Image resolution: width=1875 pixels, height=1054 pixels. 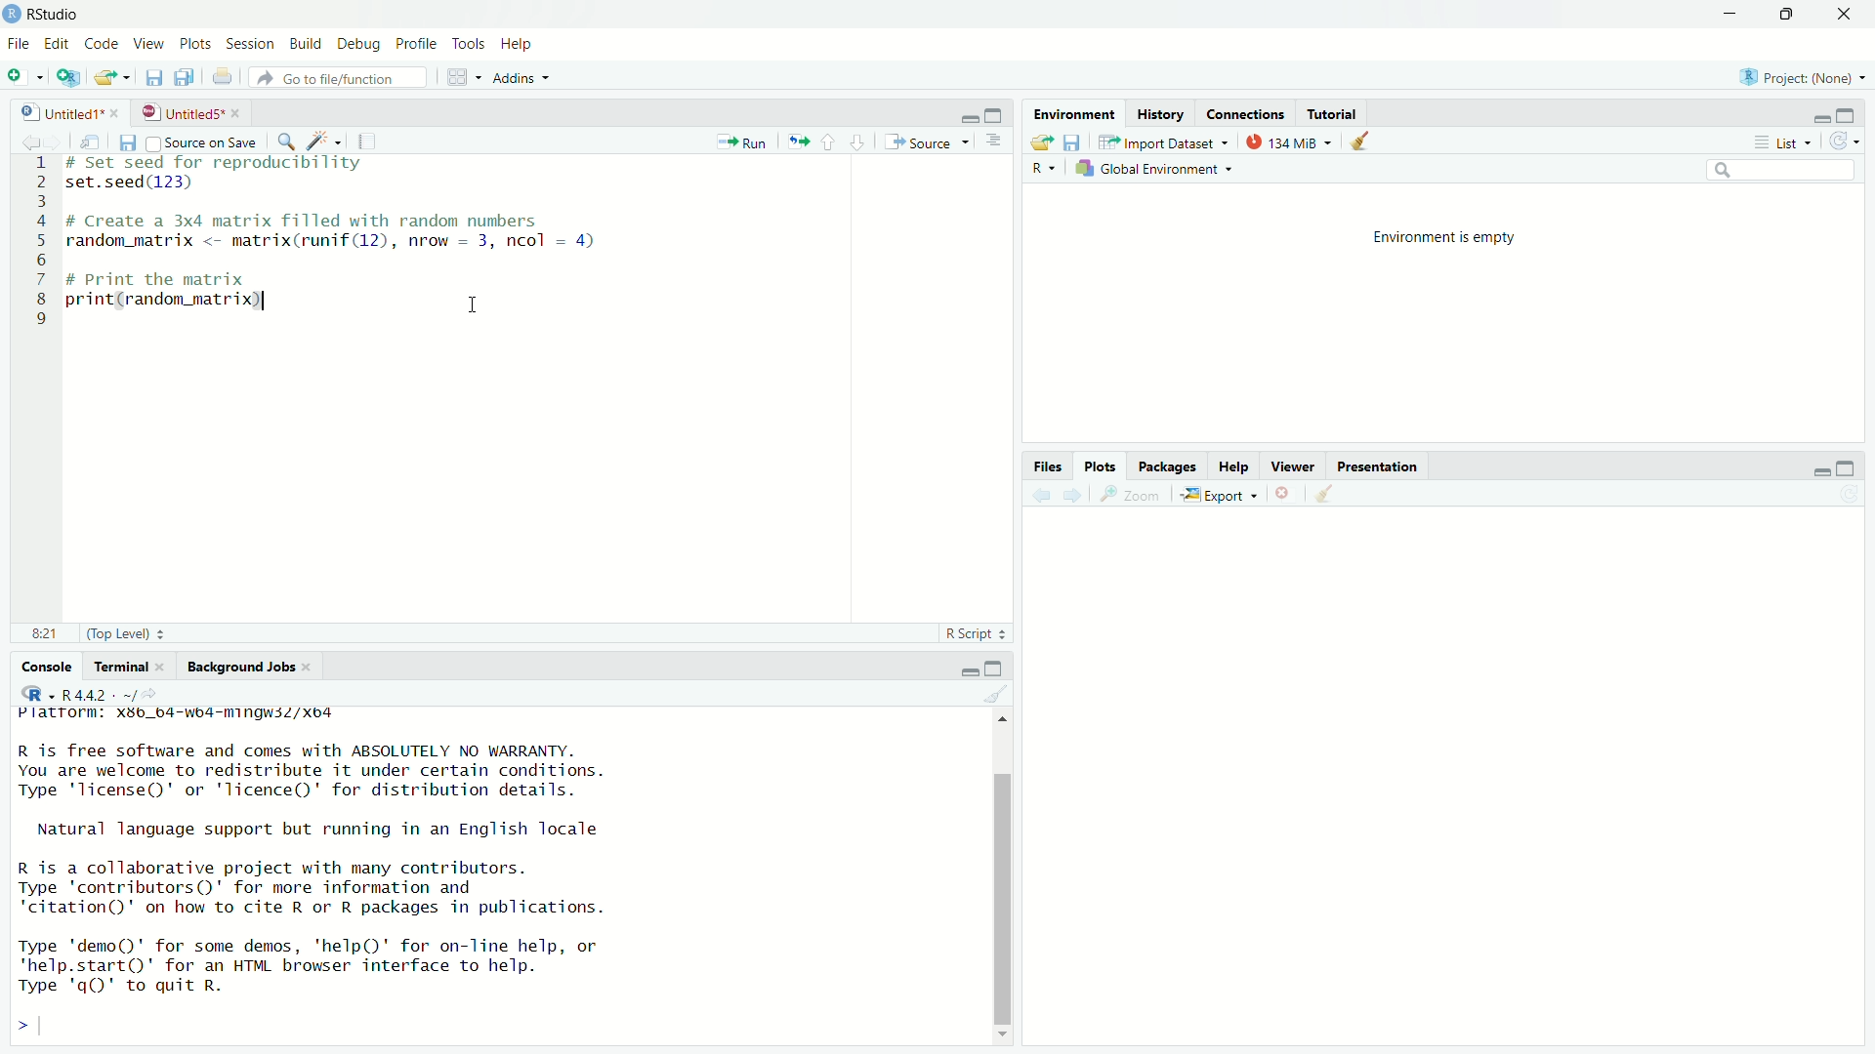 I want to click on Source, so click(x=930, y=140).